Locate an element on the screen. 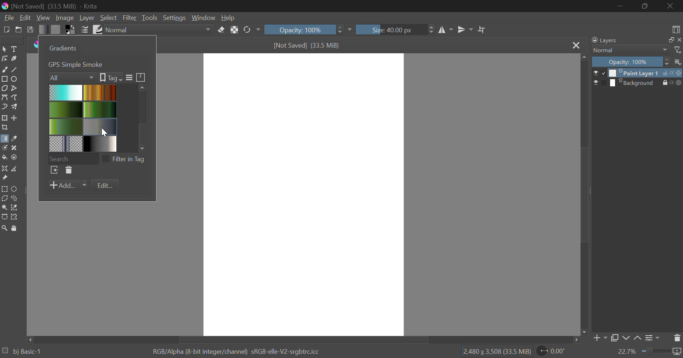 The image size is (683, 358). Ellipses is located at coordinates (15, 79).